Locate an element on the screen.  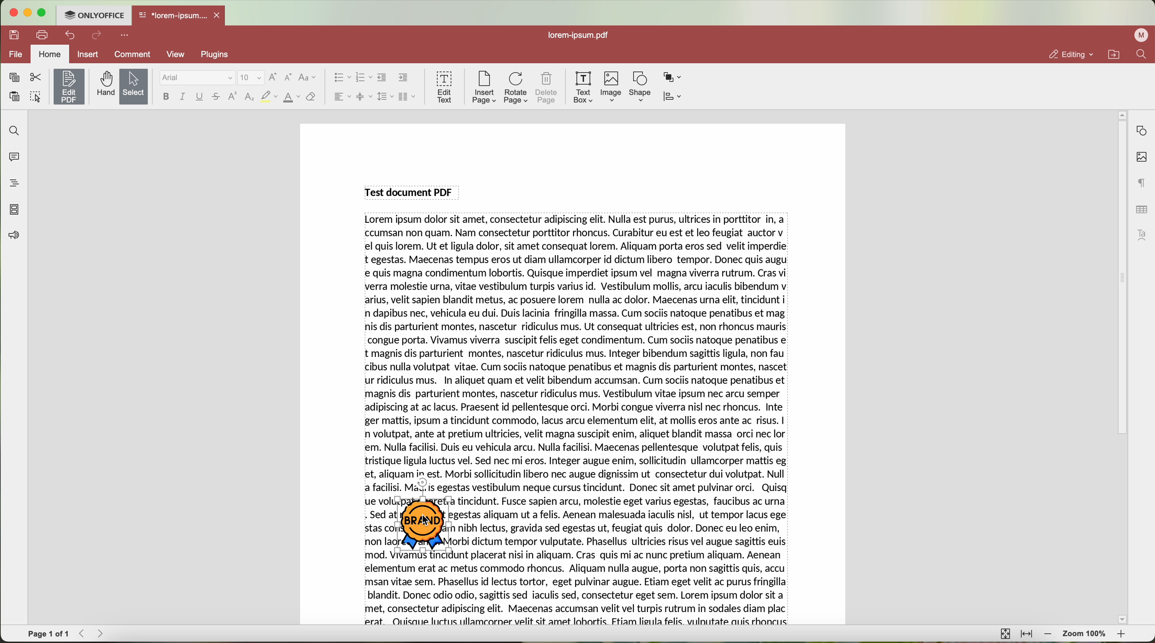
Lorem ipsum dolor sit amet, consectetur adipiscing elit. Nulla est purus, ultrices in porttitor in, a
ccumsan non quam. Nam consectetur porttitor rhoncus. Curabitur eu est et leo feugiat auctor v

el quis lorem. Ut et ligula dolor, sit amet consequat lorem. Aliquam porta eros sed velit imperdie
t egestas. Maecenas tempus eros ut diam ullamcorper id dictum libero tempor. Donec quis augu
e quis magna condimentum lobortis. Quisque imperdiet ipsum vel magna viverra rutrum. Cras vi
verra molestie urna, vitae vestibulum turpis varius id. Vestibulum mollis, arcu iaculis bibendum v
arius, velit sapien blandit metus, ac posuere lorem nulla ac dolor. Maecenas urna elit, tincidunt i
n dapibus nec, vehicula eu dui. Duis lacinia fringilla massa. Cum sociis natoque penatibus et mag
nis dis parturient montes, nascetur ridiculus mus. Ut consequat ultricies est, non rhoncus mauris
congue porta. Vivamus viverra suscipit felis eget condimentum. Cum sociis natoque penatibus e
t magnis dis parturient montes, nascetur ridiculus mus. Integer bibendum sagittis ligula, non fau
cibus nulla volutpat vitae. Cum sociis natoque penatibus et magnis dis parturient montes, nascet
ur ridiculus mus. In aliquet quam et velit bibendum accumsan. Cum sociis natoque penatibus et
magnis dis parturient montes, nascetur ridiculus mus. Vestibulum vitae ipsum nec arcu semper

adipiscing at ac lacus. Praesent id pellentesque orci. Morbi congue viverra nisl nec rhoncus. Inte

ger mattis, ipsum a tincidunt commodo, lacus arcu elementum elit, at mollis eros ante ac risus. |
n volutpat, ante at pretium ultricies, velit magna suscipit enim, aliquet blandit massa orci nec lor
em. Nulla facilisi. Duis eu vehicula arcu. Nulla facilisi. Maecenas pellentesque volutpat felis, quis

tristique ligula luctus vel. Sed nec mi eros. Integer augue enim, sollicitudin ullamcorper mattis eg
et, aliquam ir est. Morbi sollicitudin libero nec augue dignissim ut consectetur dui volutpat. Null
a facilisi. Mais egestas vestibulum neque cursus tincidunt. Donec sit amet pulvinar orci. Quisq is located at coordinates (578, 355).